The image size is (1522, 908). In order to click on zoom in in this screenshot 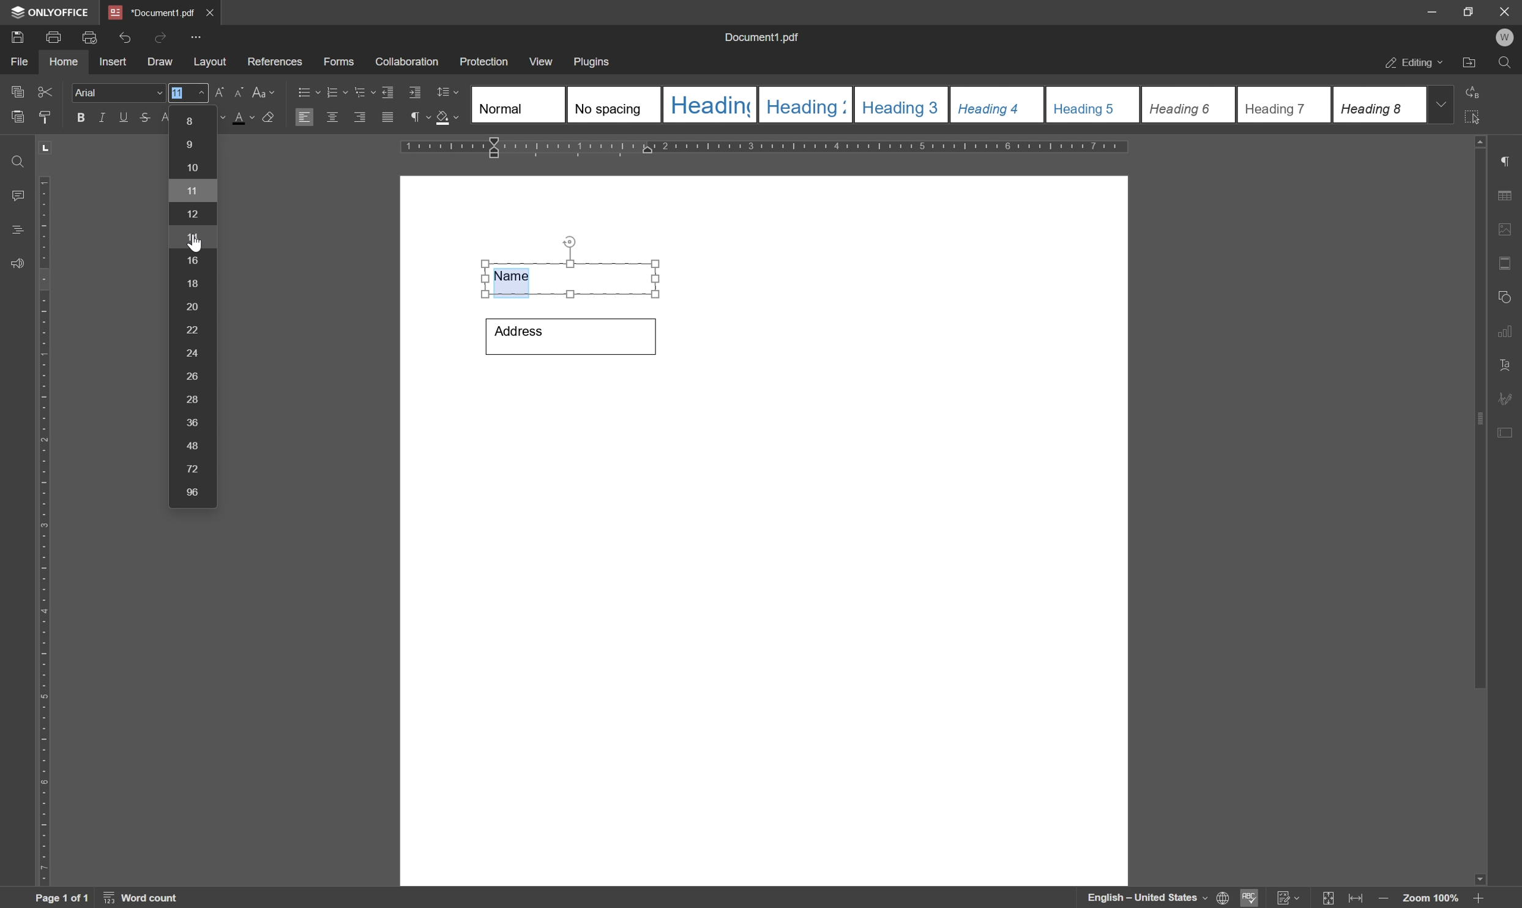, I will do `click(1477, 898)`.